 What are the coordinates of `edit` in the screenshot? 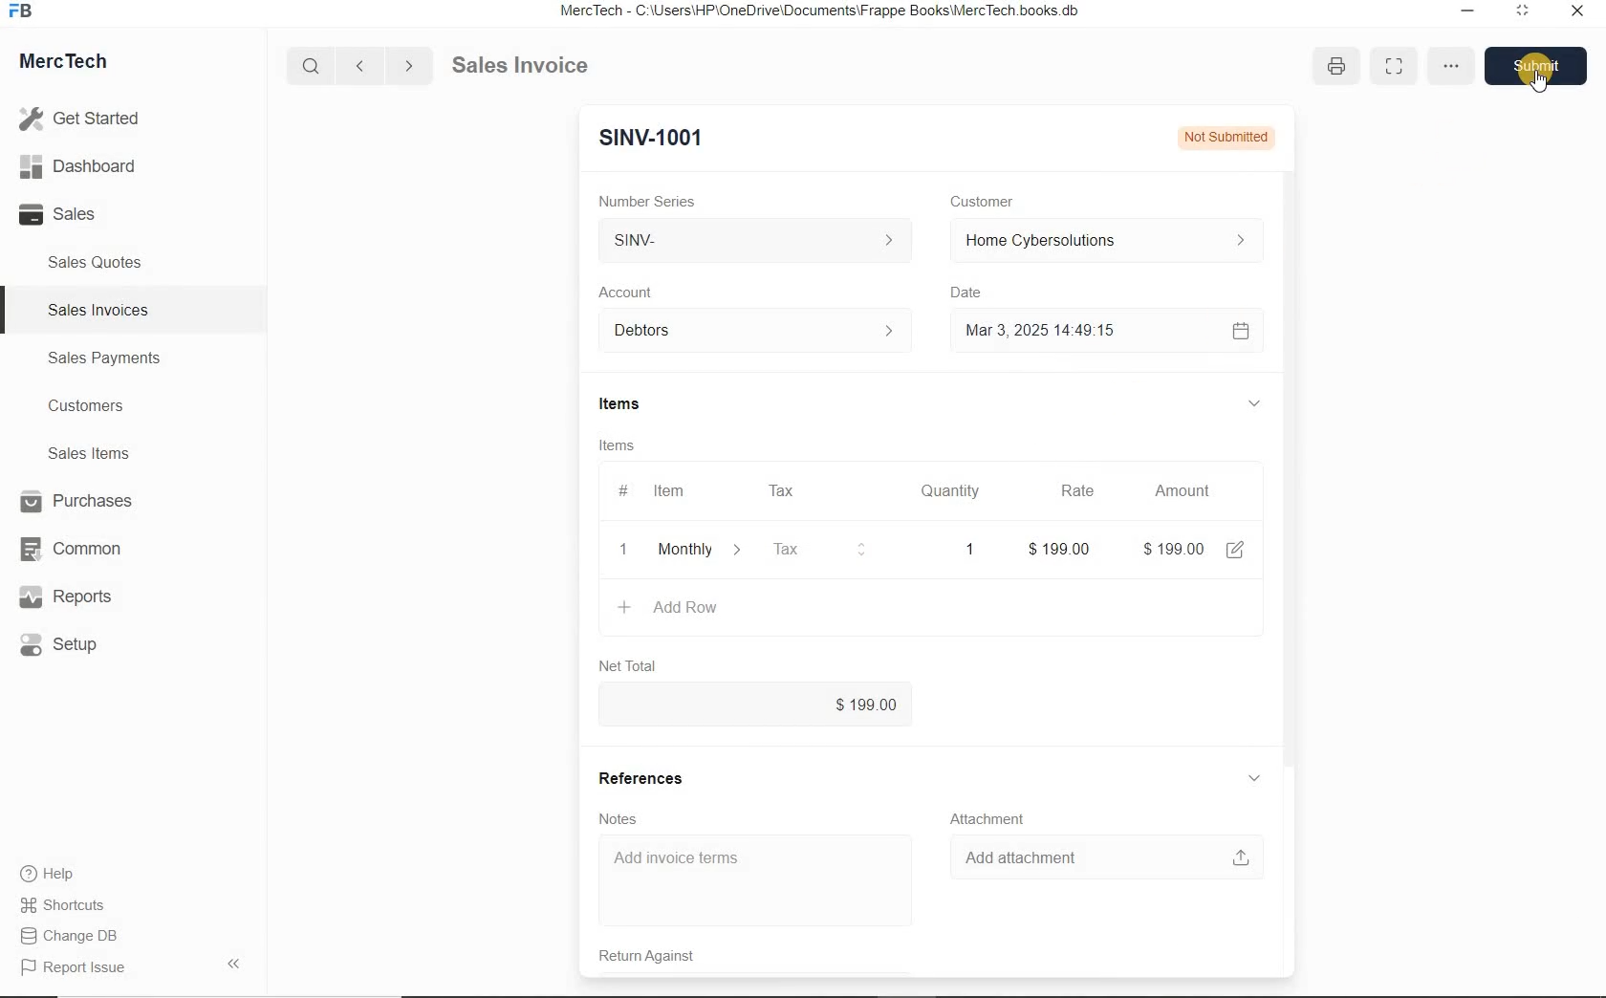 It's located at (1235, 550).